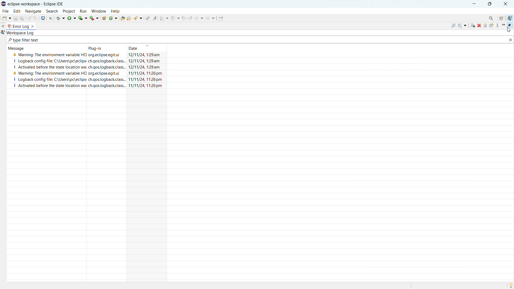 The width and height of the screenshot is (514, 289). What do you see at coordinates (94, 18) in the screenshot?
I see `run last tool` at bounding box center [94, 18].